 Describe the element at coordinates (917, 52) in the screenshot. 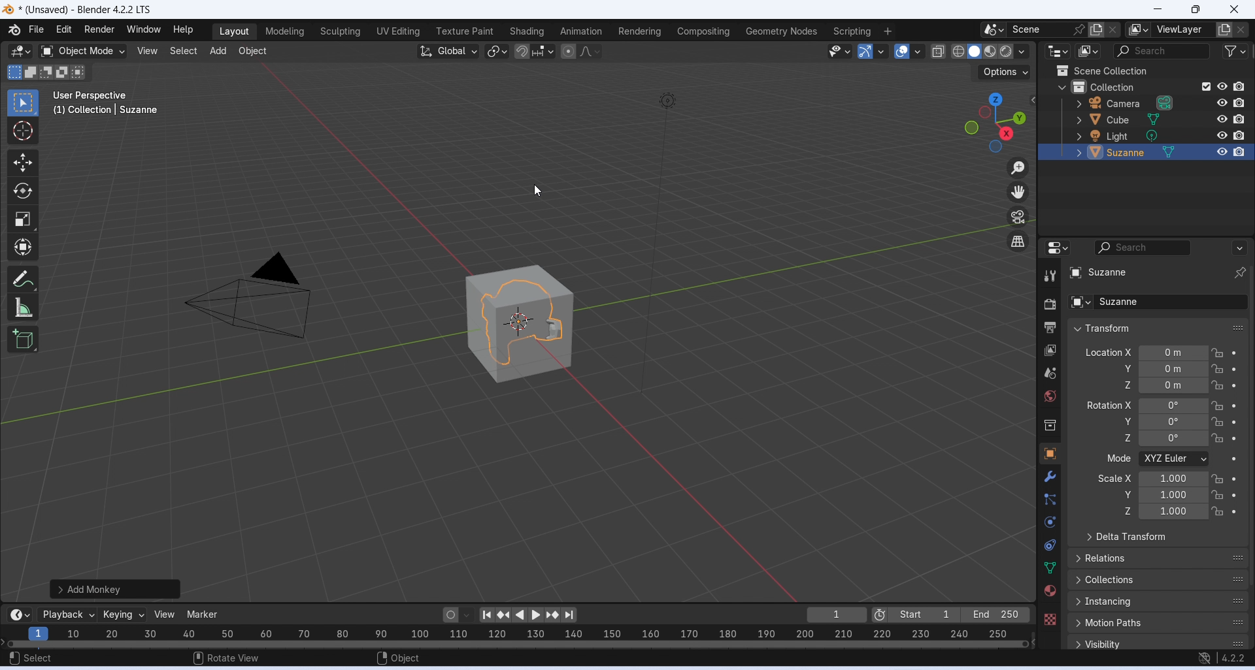

I see `overlays` at that location.